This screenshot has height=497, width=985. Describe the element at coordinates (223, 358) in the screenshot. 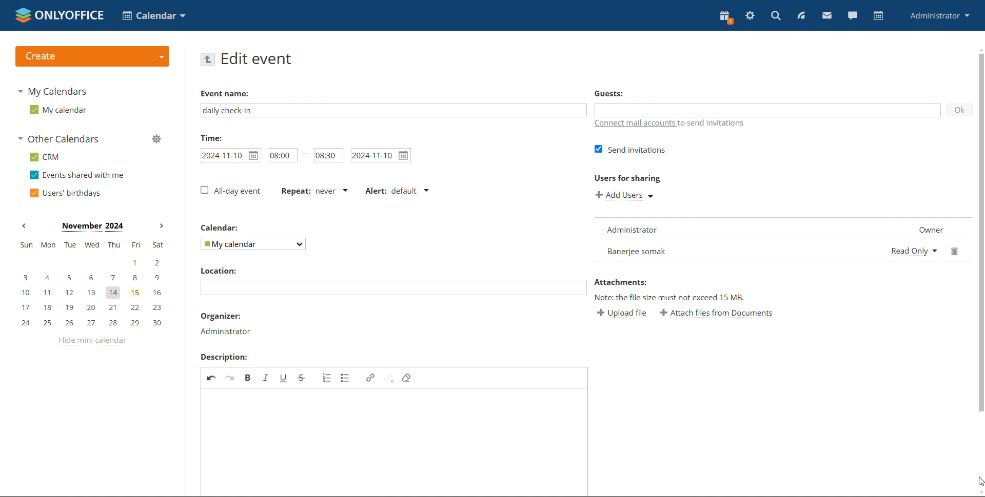

I see `description` at that location.